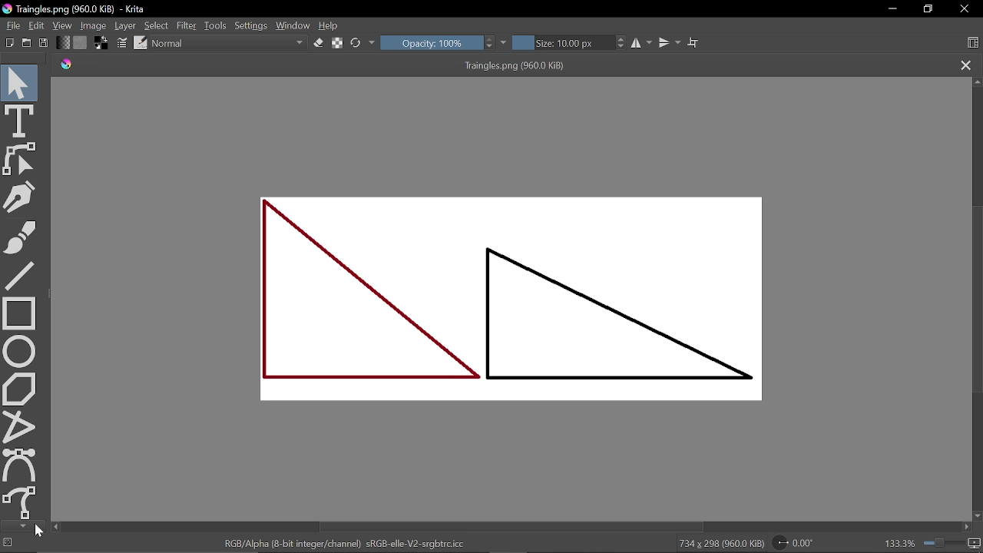 This screenshot has width=983, height=553. Describe the element at coordinates (229, 44) in the screenshot. I see `Blending mode` at that location.